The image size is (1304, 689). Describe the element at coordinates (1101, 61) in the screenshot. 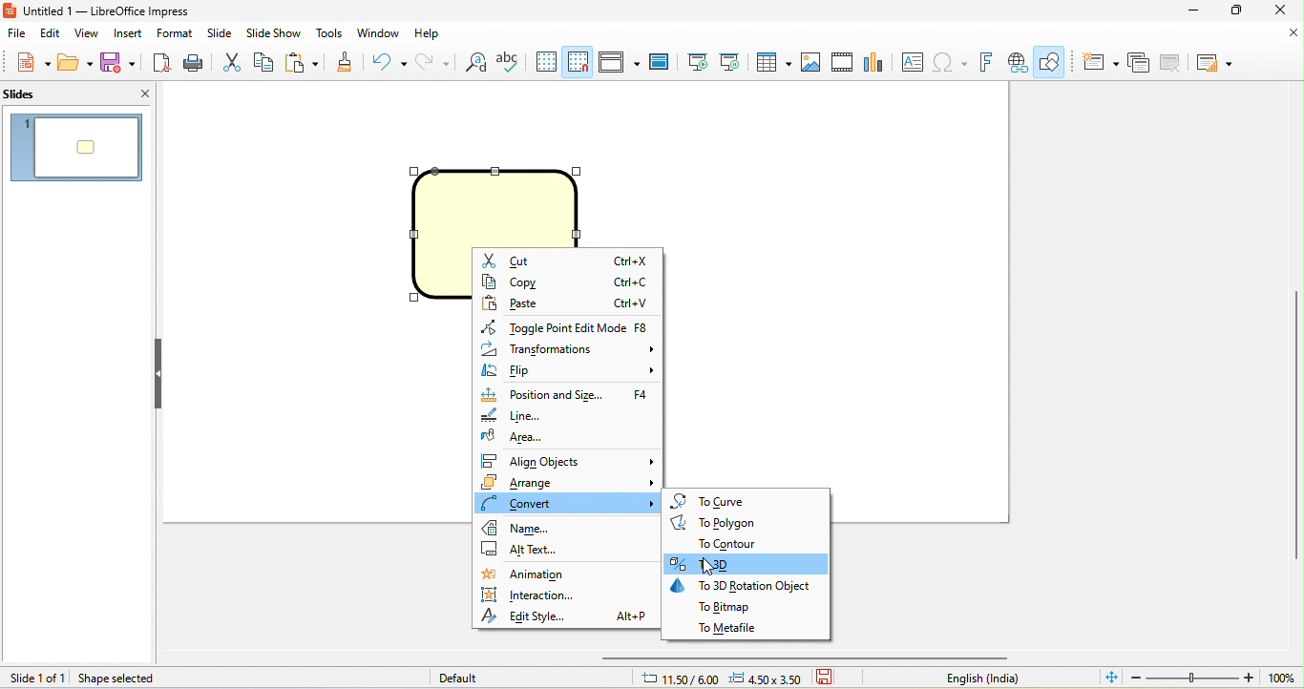

I see `new slide` at that location.